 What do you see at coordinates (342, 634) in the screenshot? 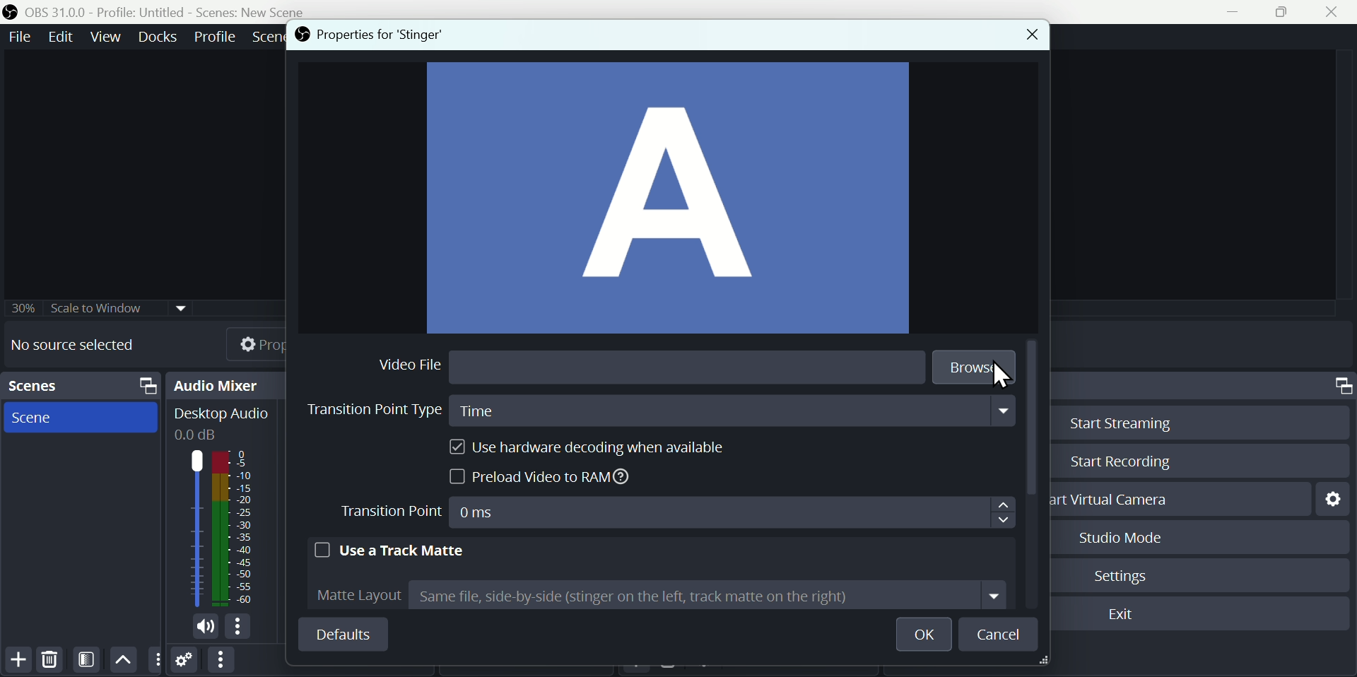
I see `Default` at bounding box center [342, 634].